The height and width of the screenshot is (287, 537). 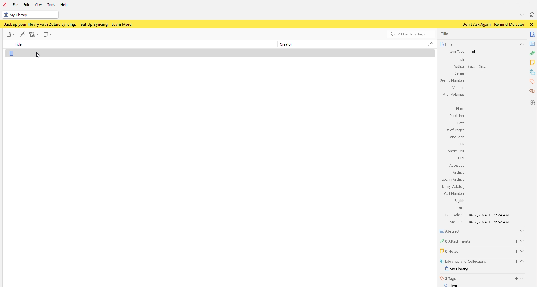 I want to click on Tools, so click(x=52, y=4).